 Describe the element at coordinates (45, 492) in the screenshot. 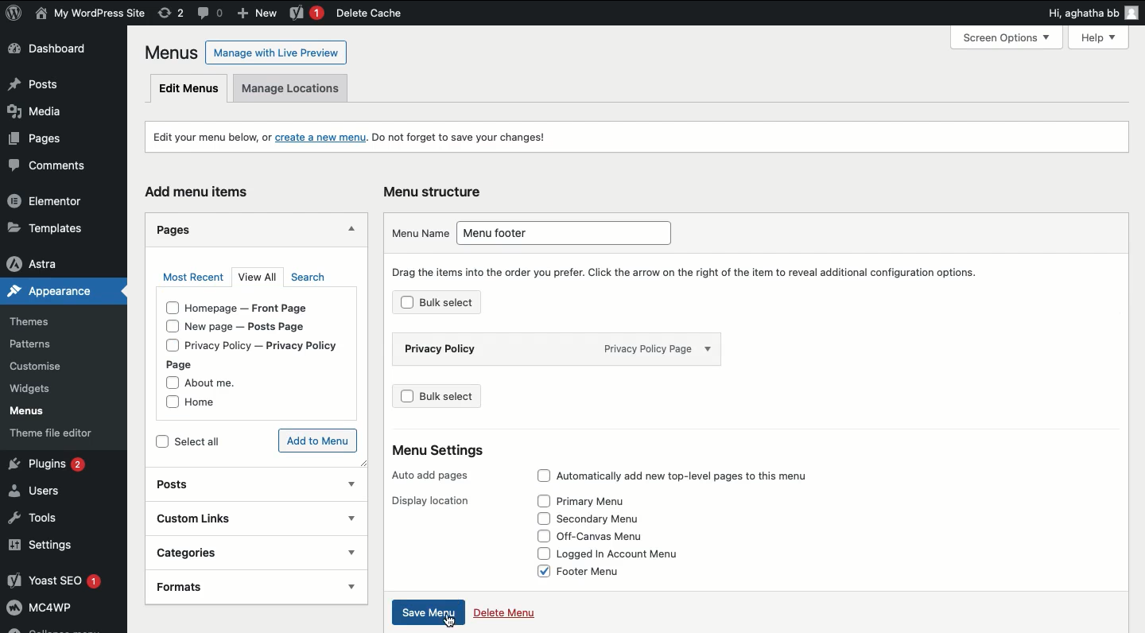

I see `Users` at that location.